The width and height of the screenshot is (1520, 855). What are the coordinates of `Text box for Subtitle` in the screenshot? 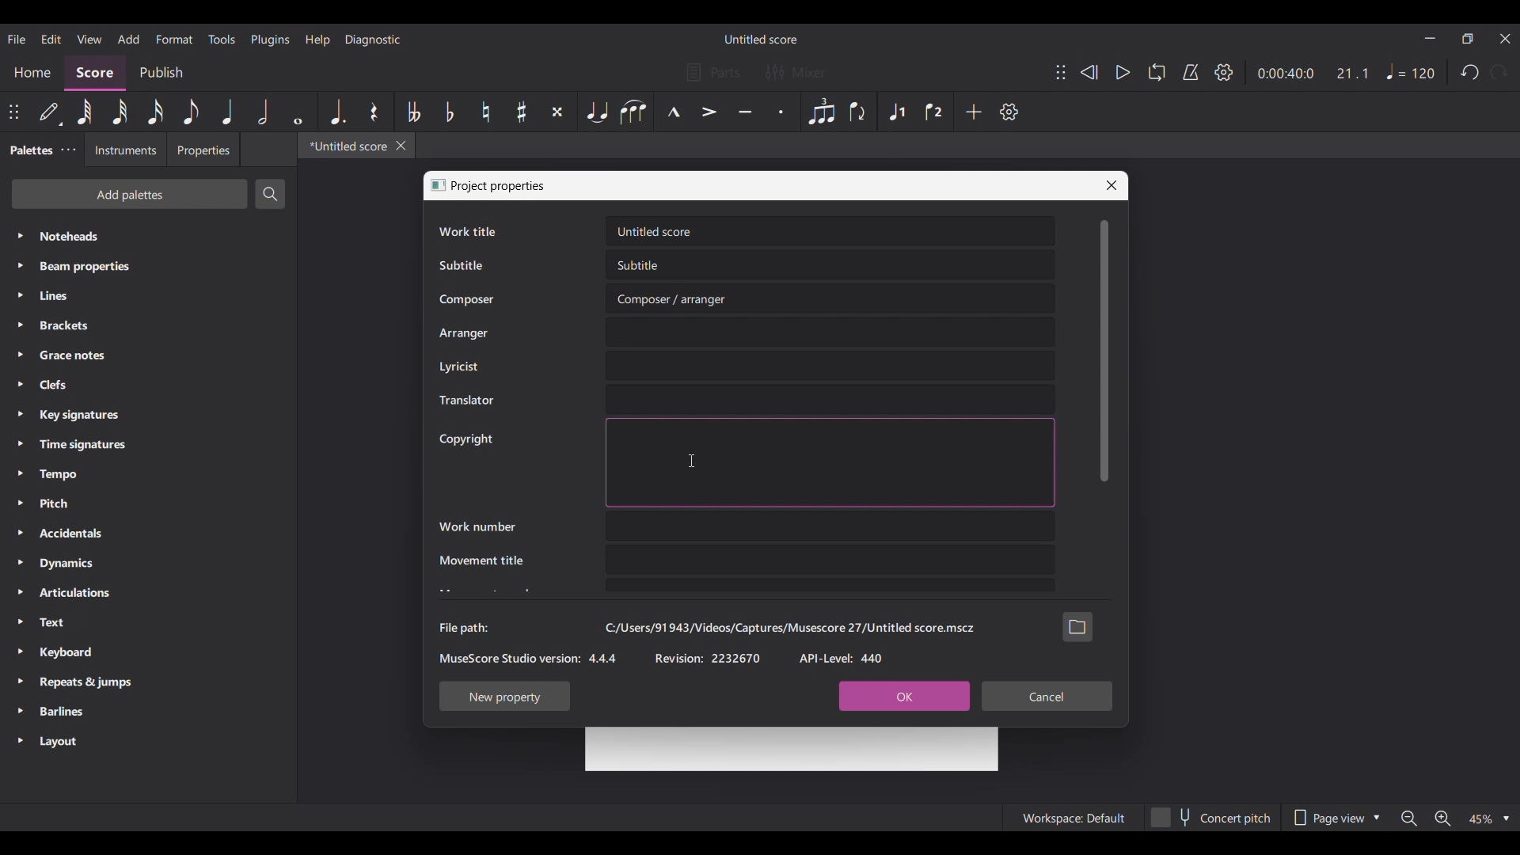 It's located at (831, 265).